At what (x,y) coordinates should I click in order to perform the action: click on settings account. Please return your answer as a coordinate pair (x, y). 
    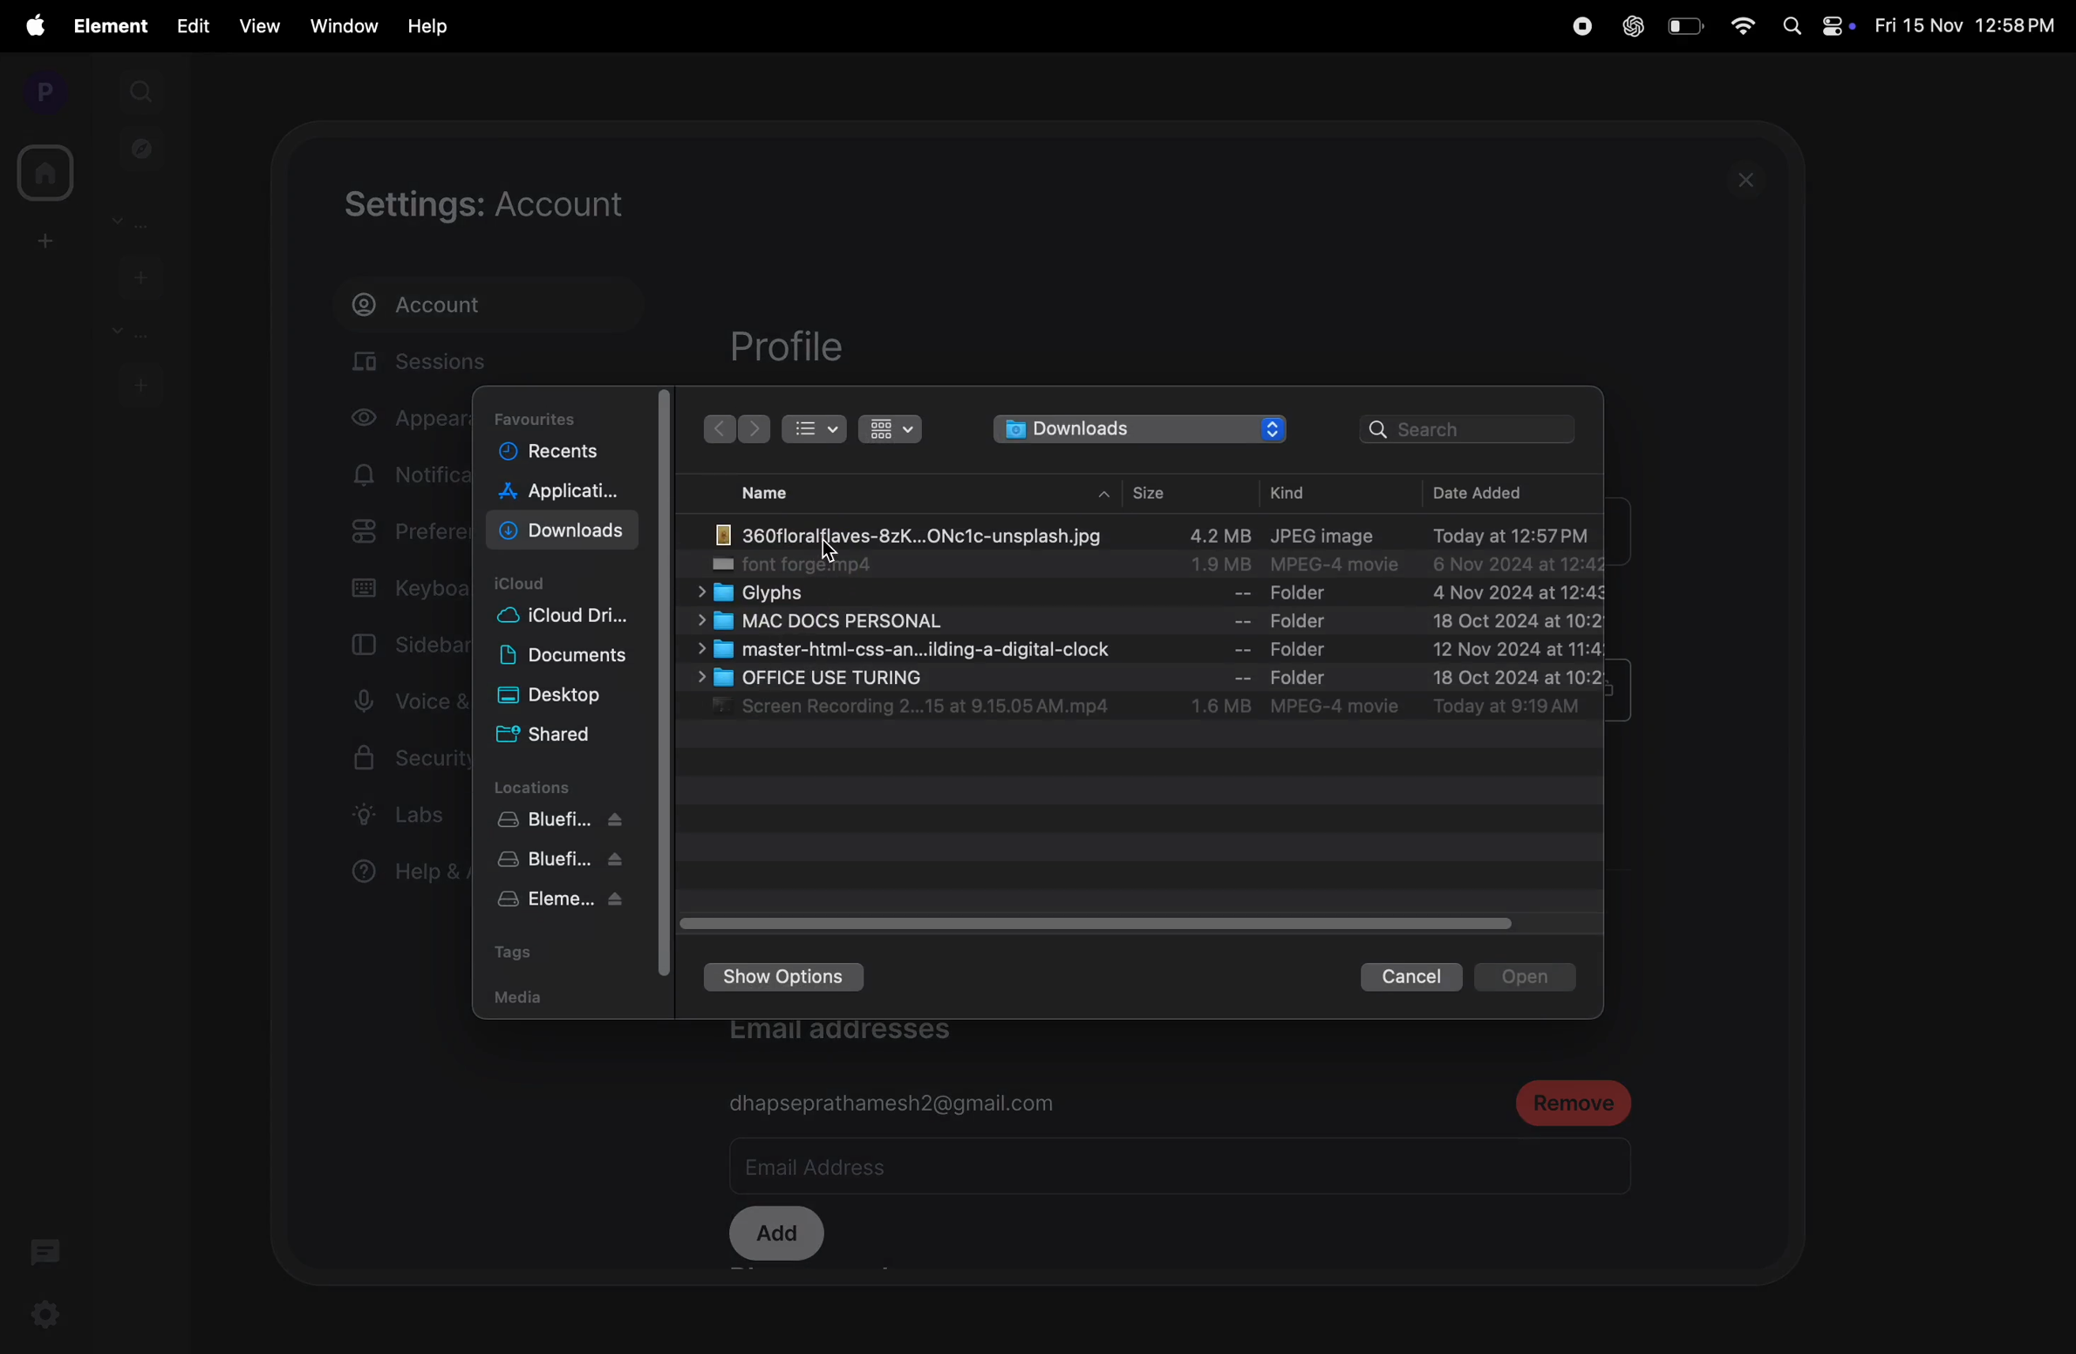
    Looking at the image, I should click on (544, 205).